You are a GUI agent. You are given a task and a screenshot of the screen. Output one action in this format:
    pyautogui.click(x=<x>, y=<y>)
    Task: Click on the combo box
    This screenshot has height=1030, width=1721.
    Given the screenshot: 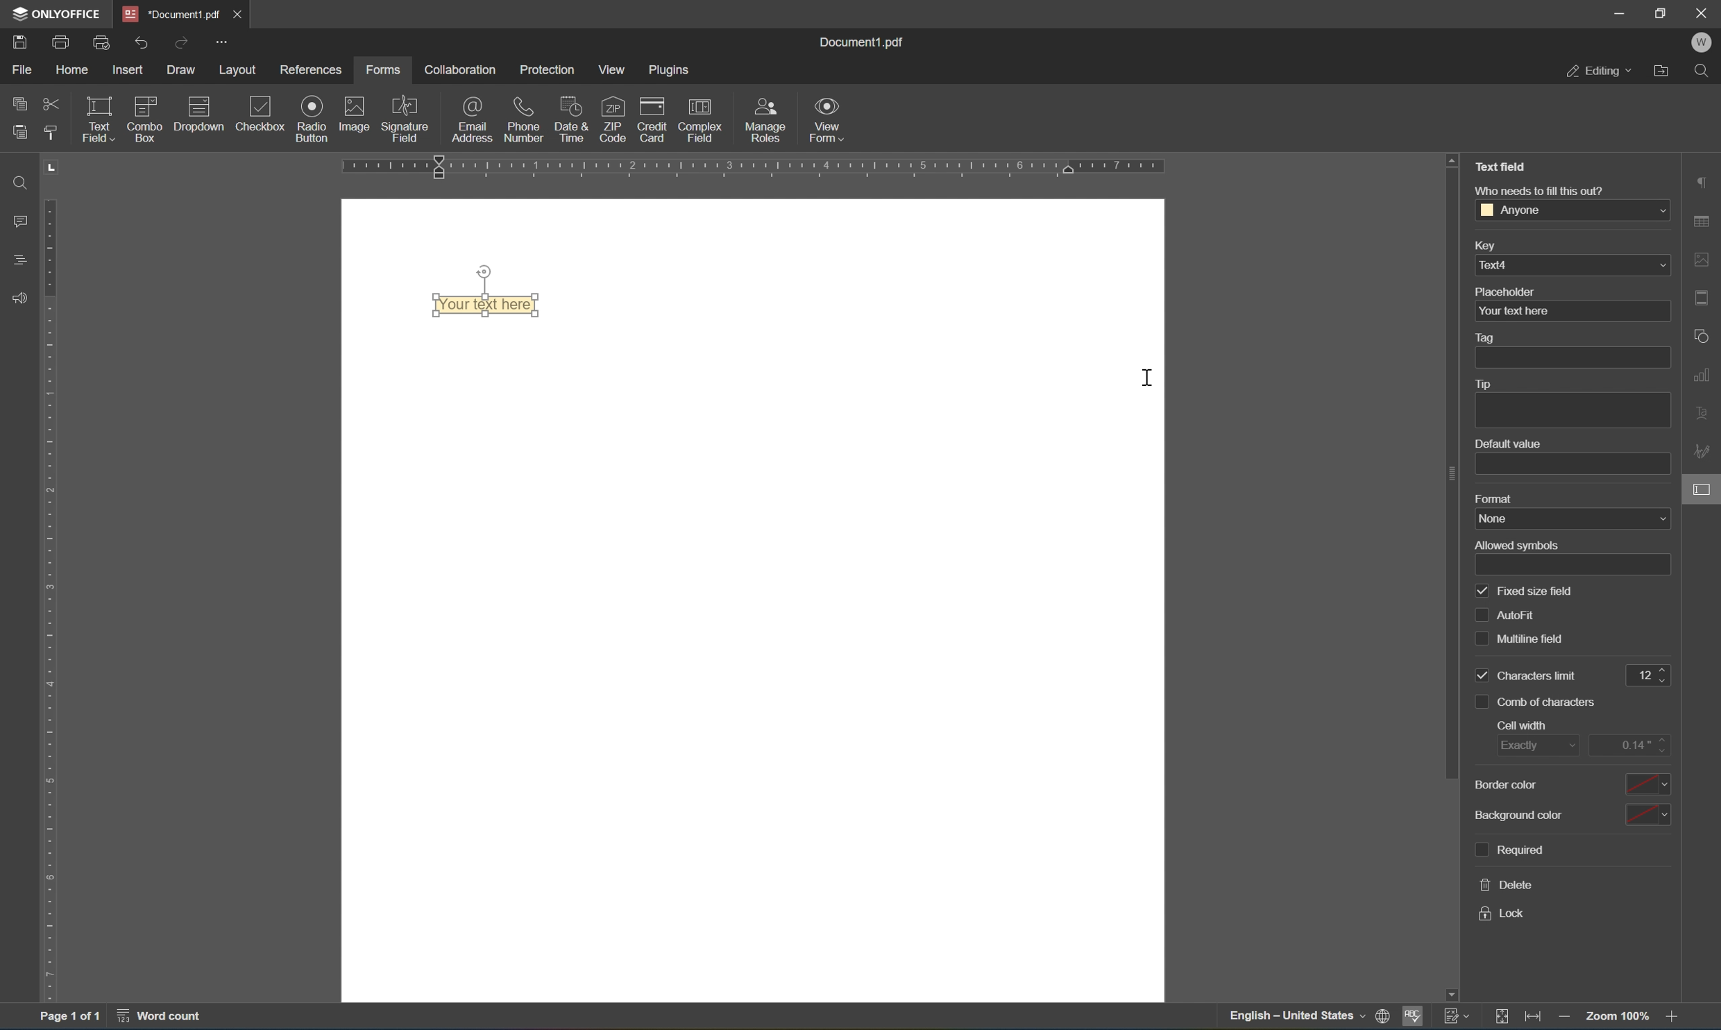 What is the action you would take?
    pyautogui.click(x=149, y=111)
    